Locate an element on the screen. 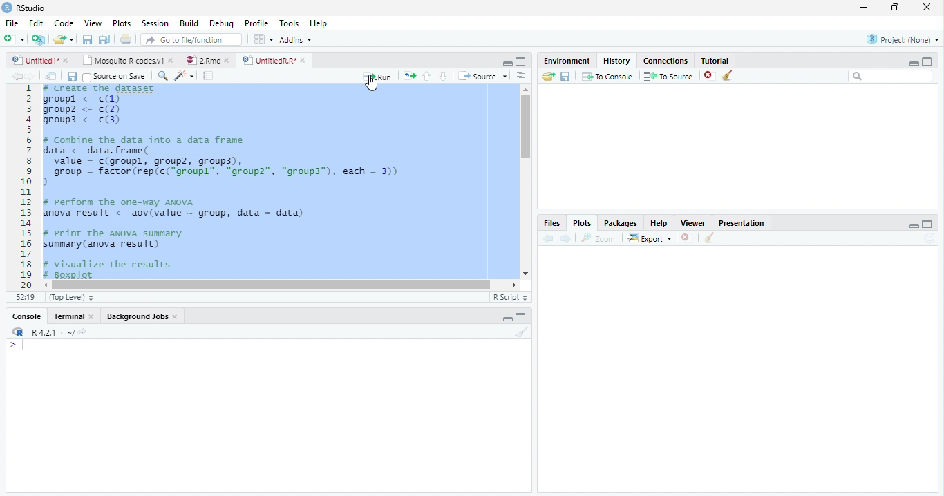  1:1 is located at coordinates (23, 297).